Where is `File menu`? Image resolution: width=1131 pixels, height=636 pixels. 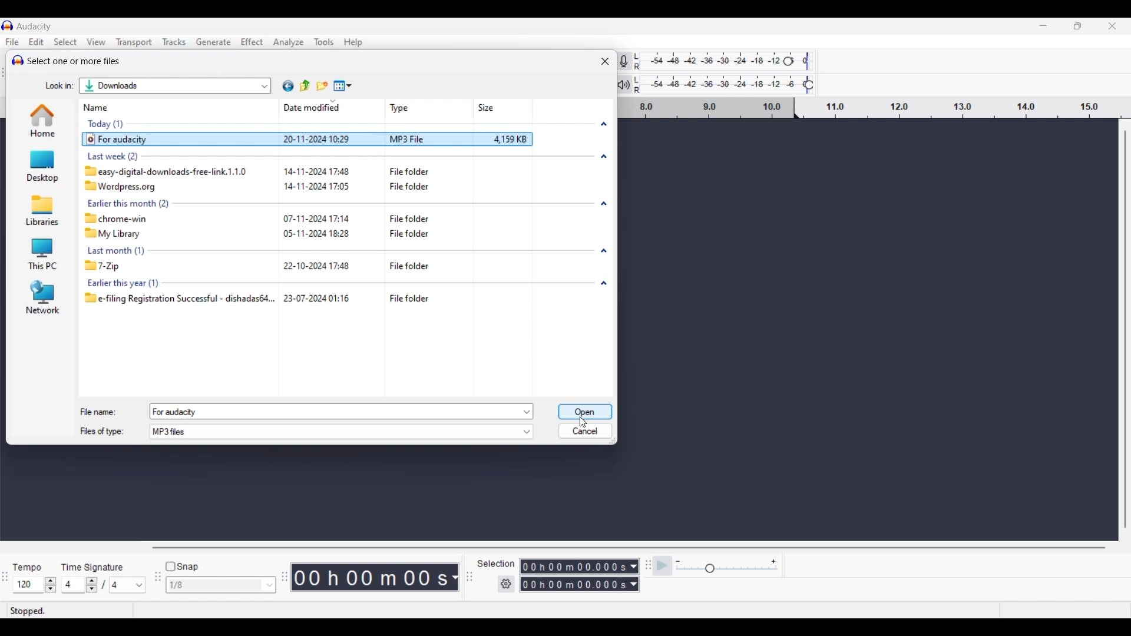 File menu is located at coordinates (12, 42).